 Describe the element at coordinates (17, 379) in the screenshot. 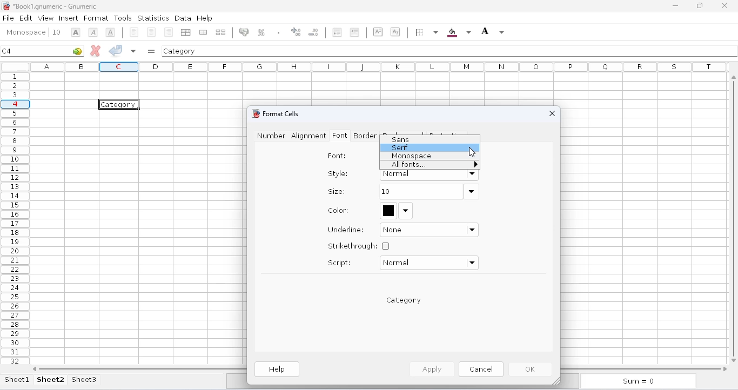

I see `sheet1` at that location.